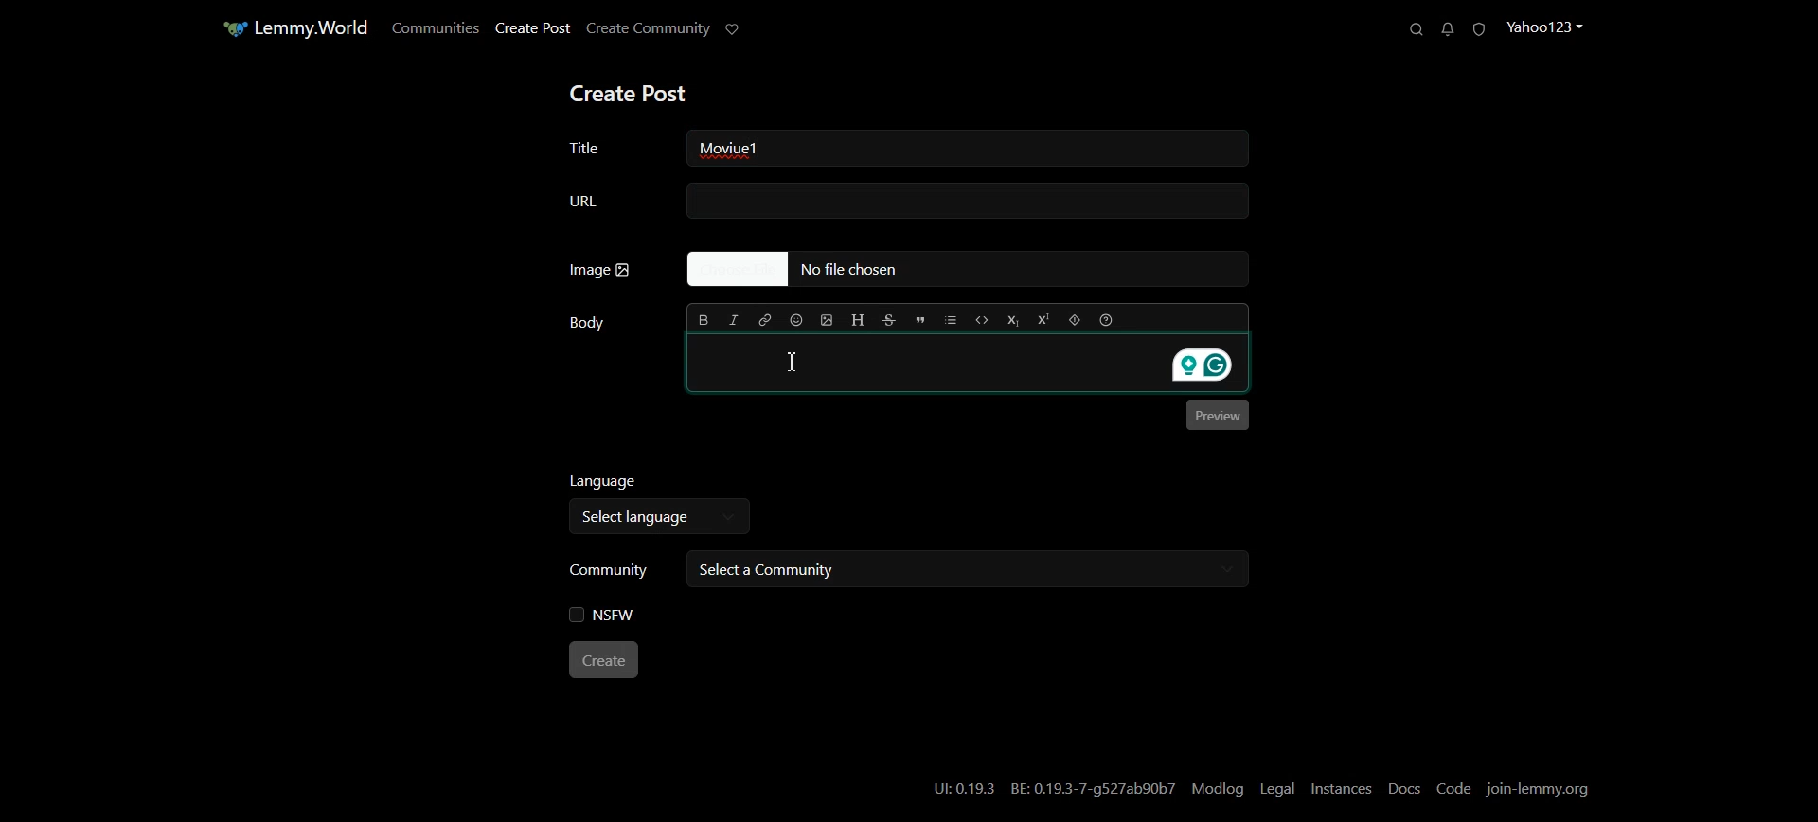  What do you see at coordinates (603, 616) in the screenshot?
I see `NSFW` at bounding box center [603, 616].